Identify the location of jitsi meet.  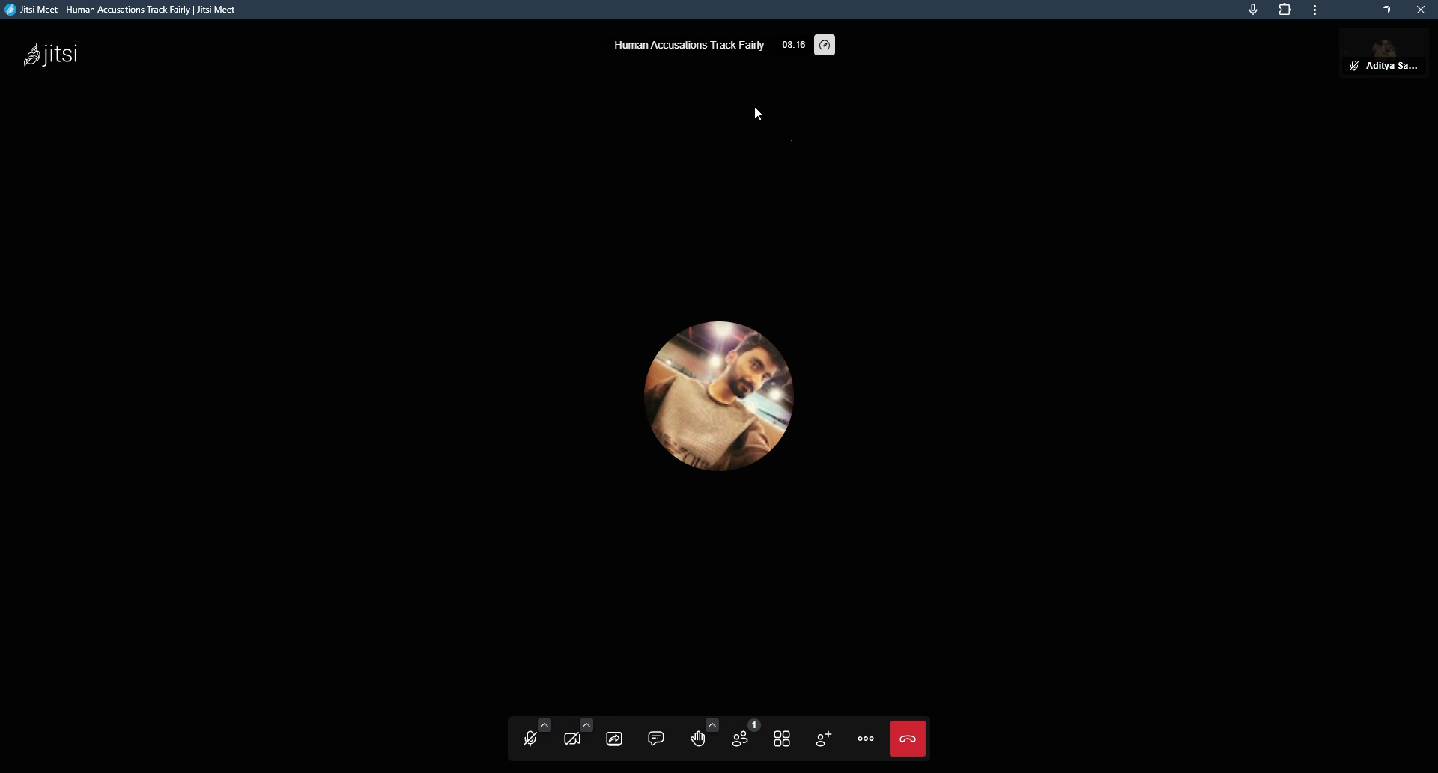
(128, 11).